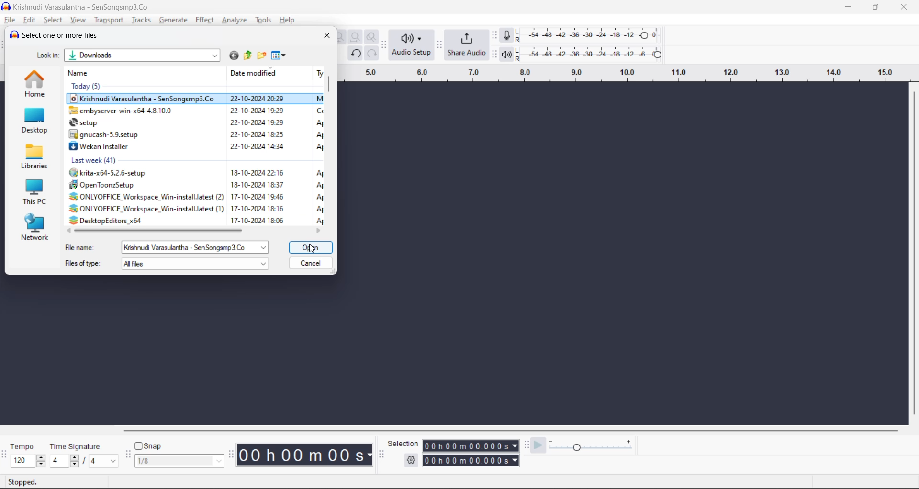 The image size is (919, 489). Describe the element at coordinates (411, 460) in the screenshot. I see `selection settings` at that location.